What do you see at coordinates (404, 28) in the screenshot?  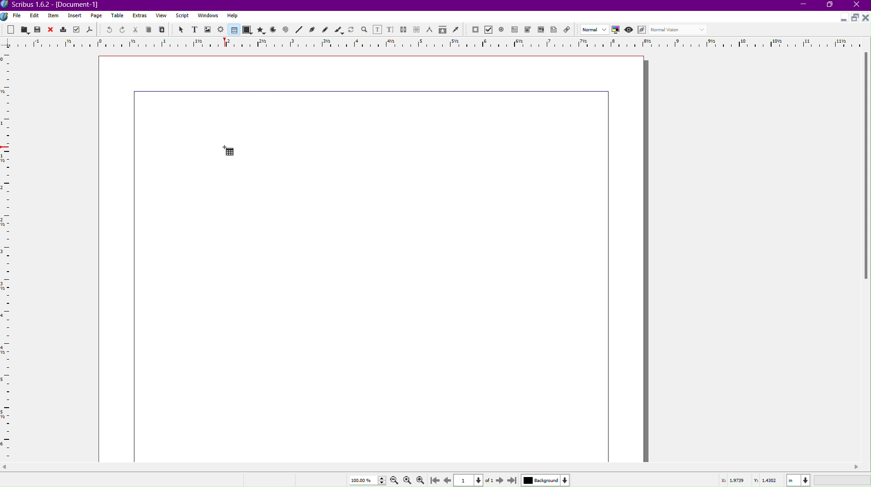 I see `Link Text Frames` at bounding box center [404, 28].